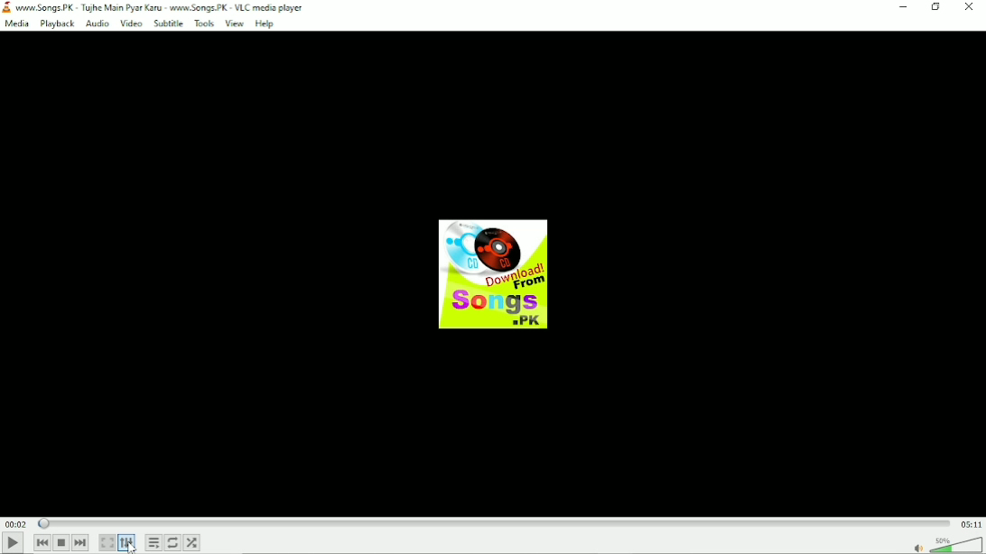 The width and height of the screenshot is (986, 554). Describe the element at coordinates (127, 542) in the screenshot. I see `Show extended settings` at that location.